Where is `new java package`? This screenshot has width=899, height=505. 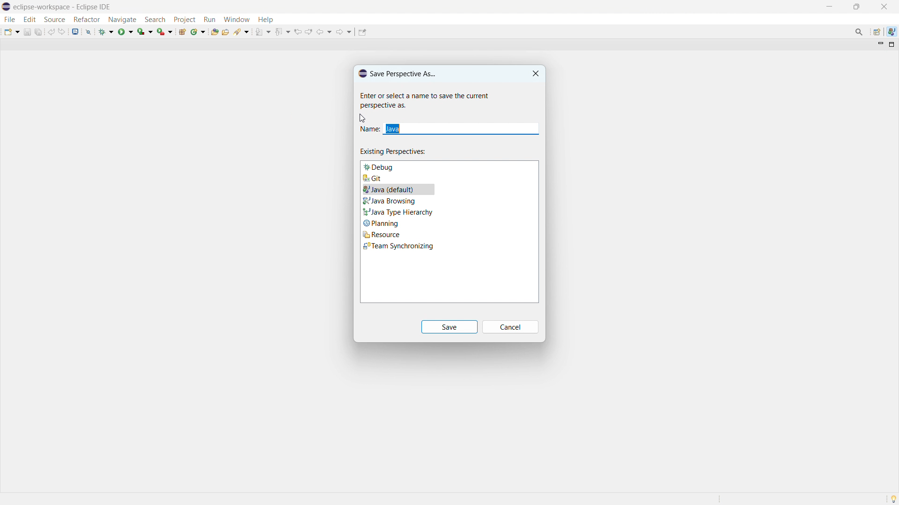 new java package is located at coordinates (182, 32).